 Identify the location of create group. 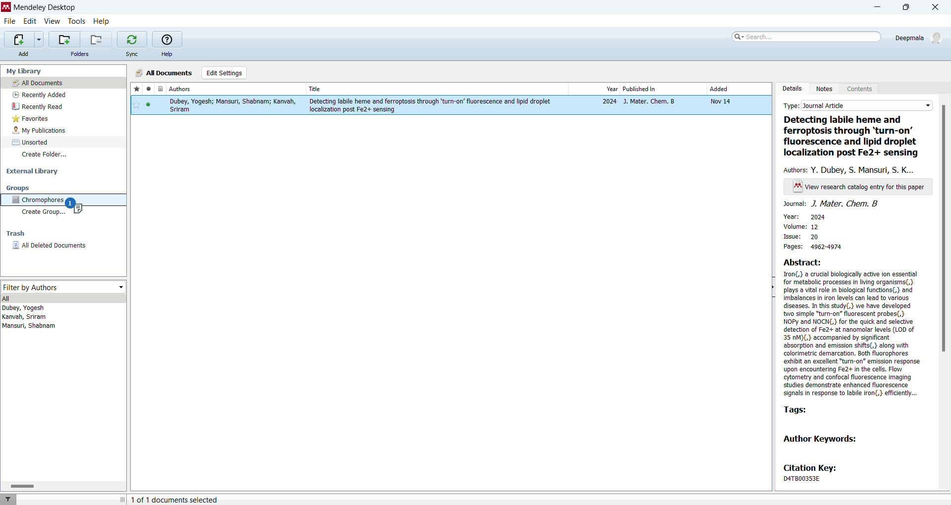
(41, 214).